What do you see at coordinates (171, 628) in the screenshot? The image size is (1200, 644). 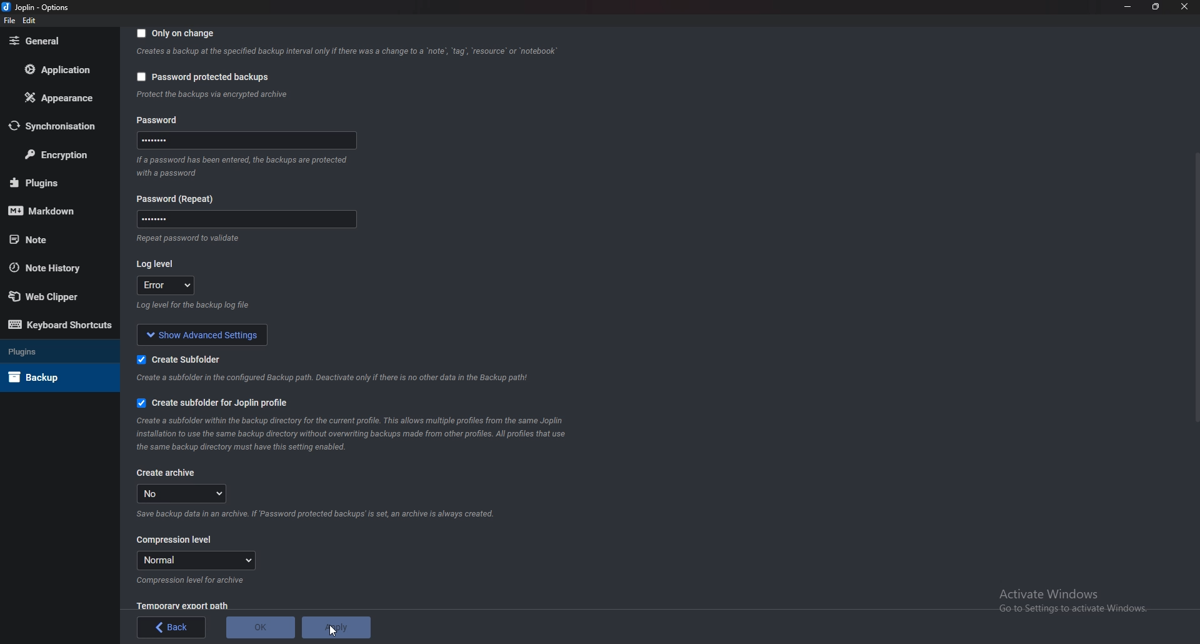 I see `Back` at bounding box center [171, 628].